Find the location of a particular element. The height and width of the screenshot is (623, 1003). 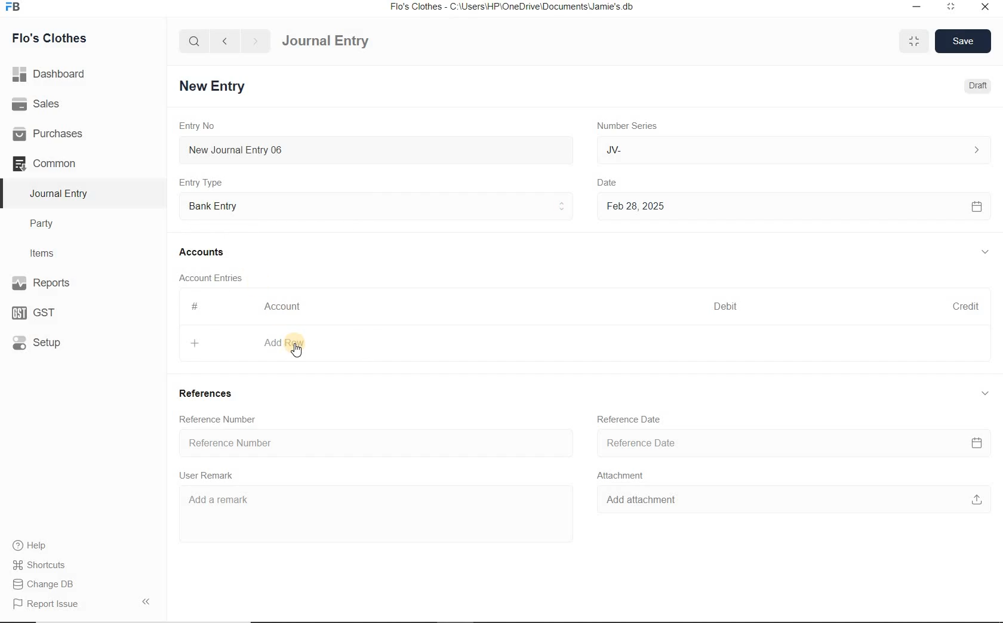

collapse is located at coordinates (983, 394).